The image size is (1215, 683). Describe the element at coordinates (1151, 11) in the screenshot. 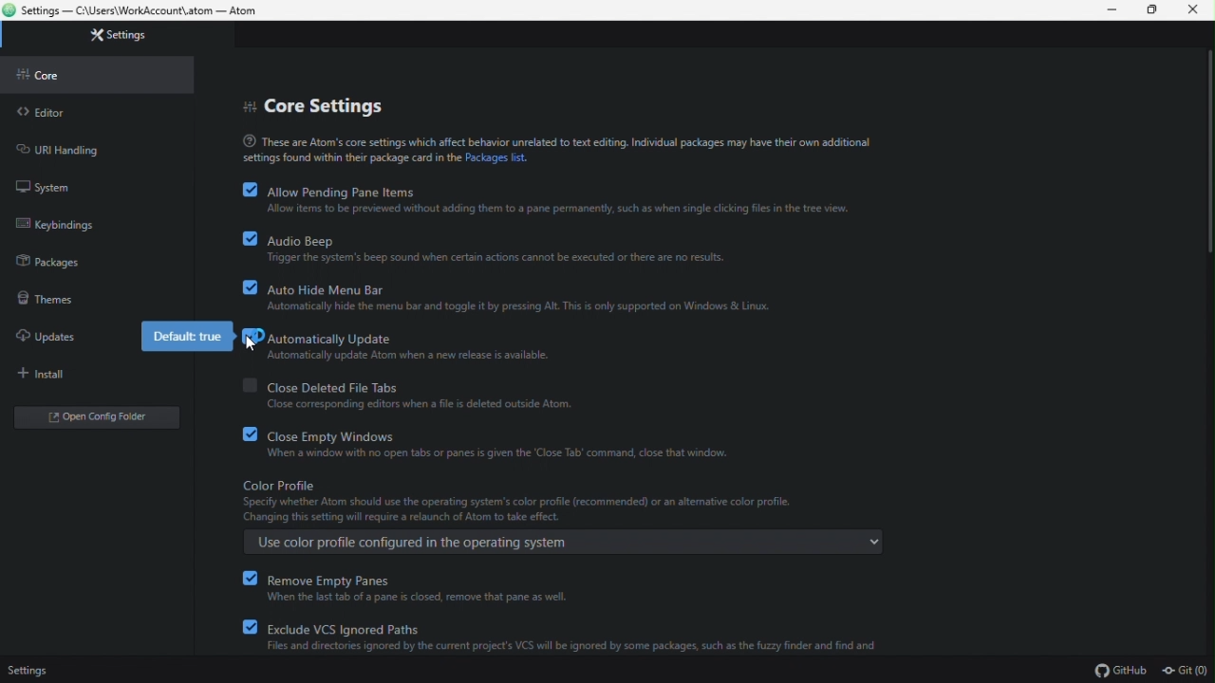

I see `Maximize` at that location.